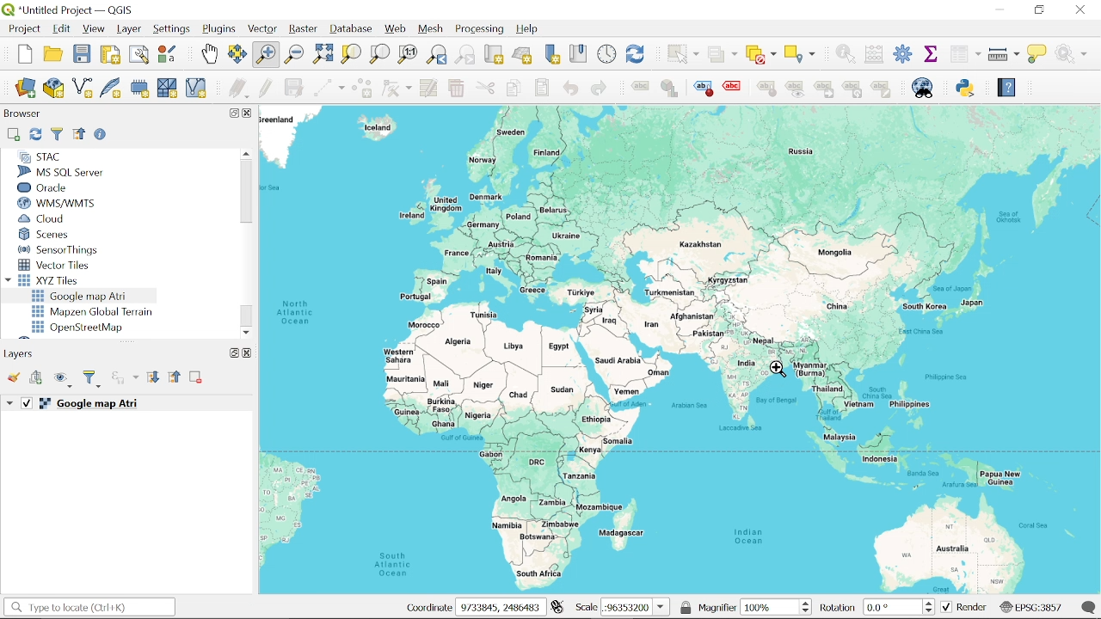 This screenshot has width=1101, height=619. What do you see at coordinates (173, 29) in the screenshot?
I see `Settings` at bounding box center [173, 29].